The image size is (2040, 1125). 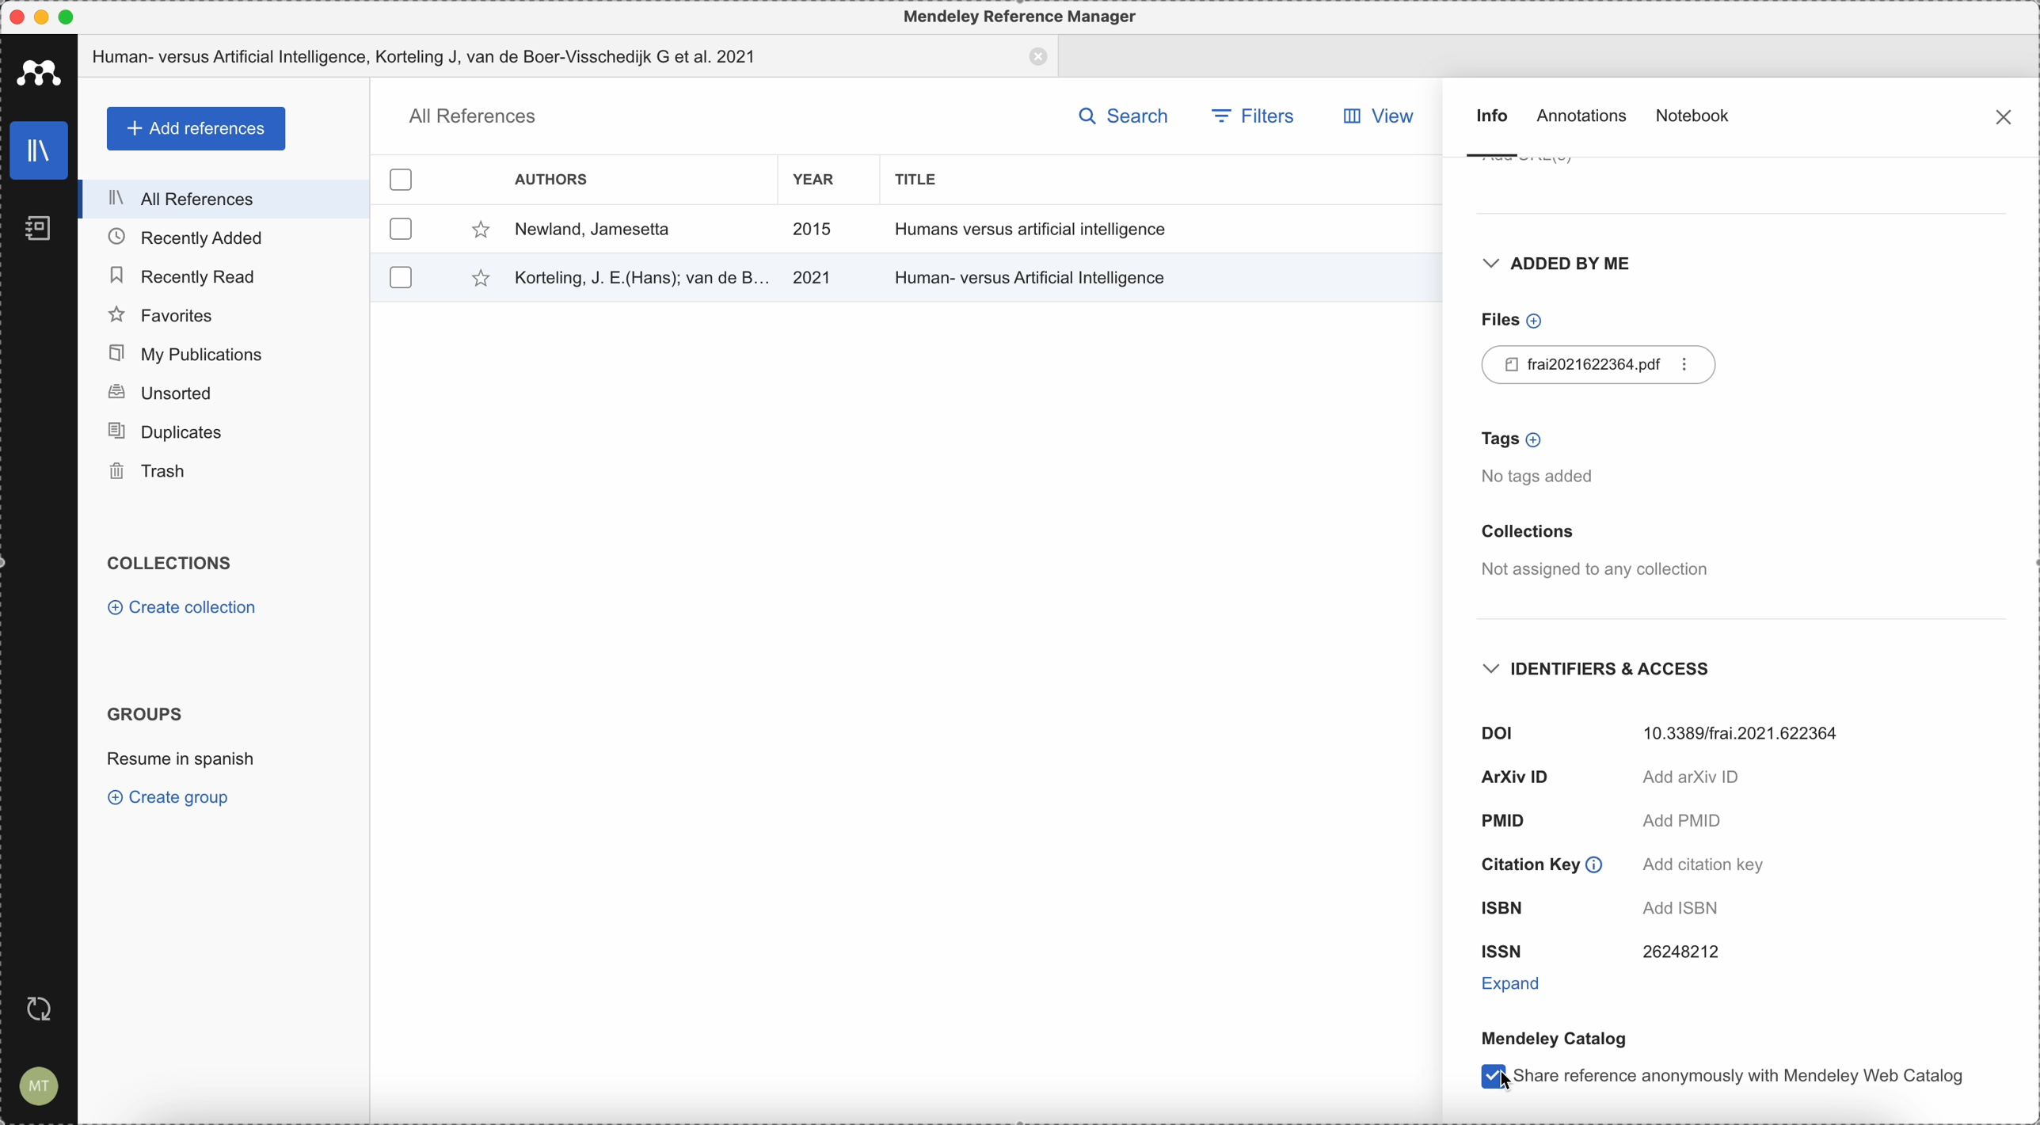 What do you see at coordinates (813, 180) in the screenshot?
I see `year` at bounding box center [813, 180].